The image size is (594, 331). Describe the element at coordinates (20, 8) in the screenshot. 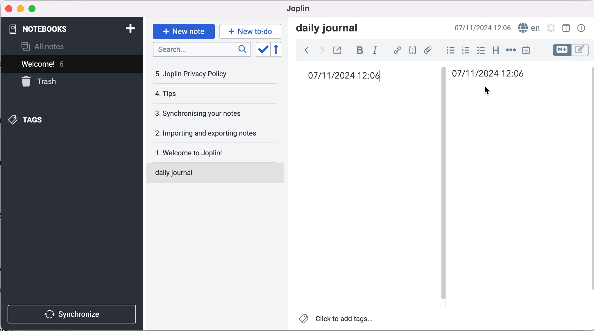

I see `minimize` at that location.